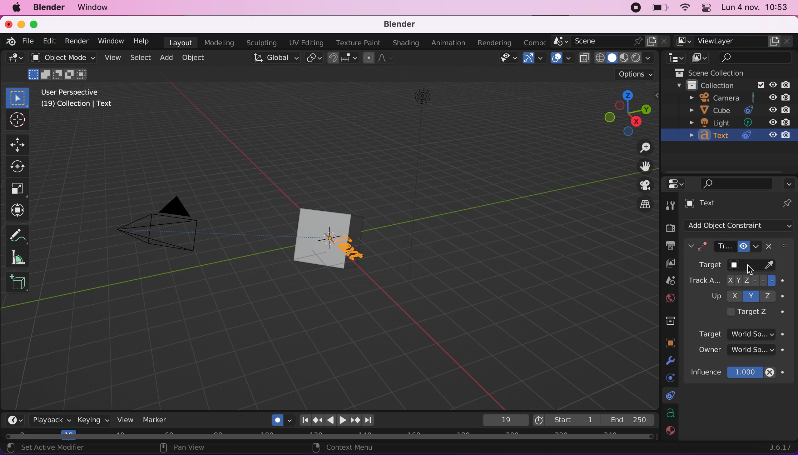 The height and width of the screenshot is (455, 798). What do you see at coordinates (35, 24) in the screenshot?
I see `maximize` at bounding box center [35, 24].